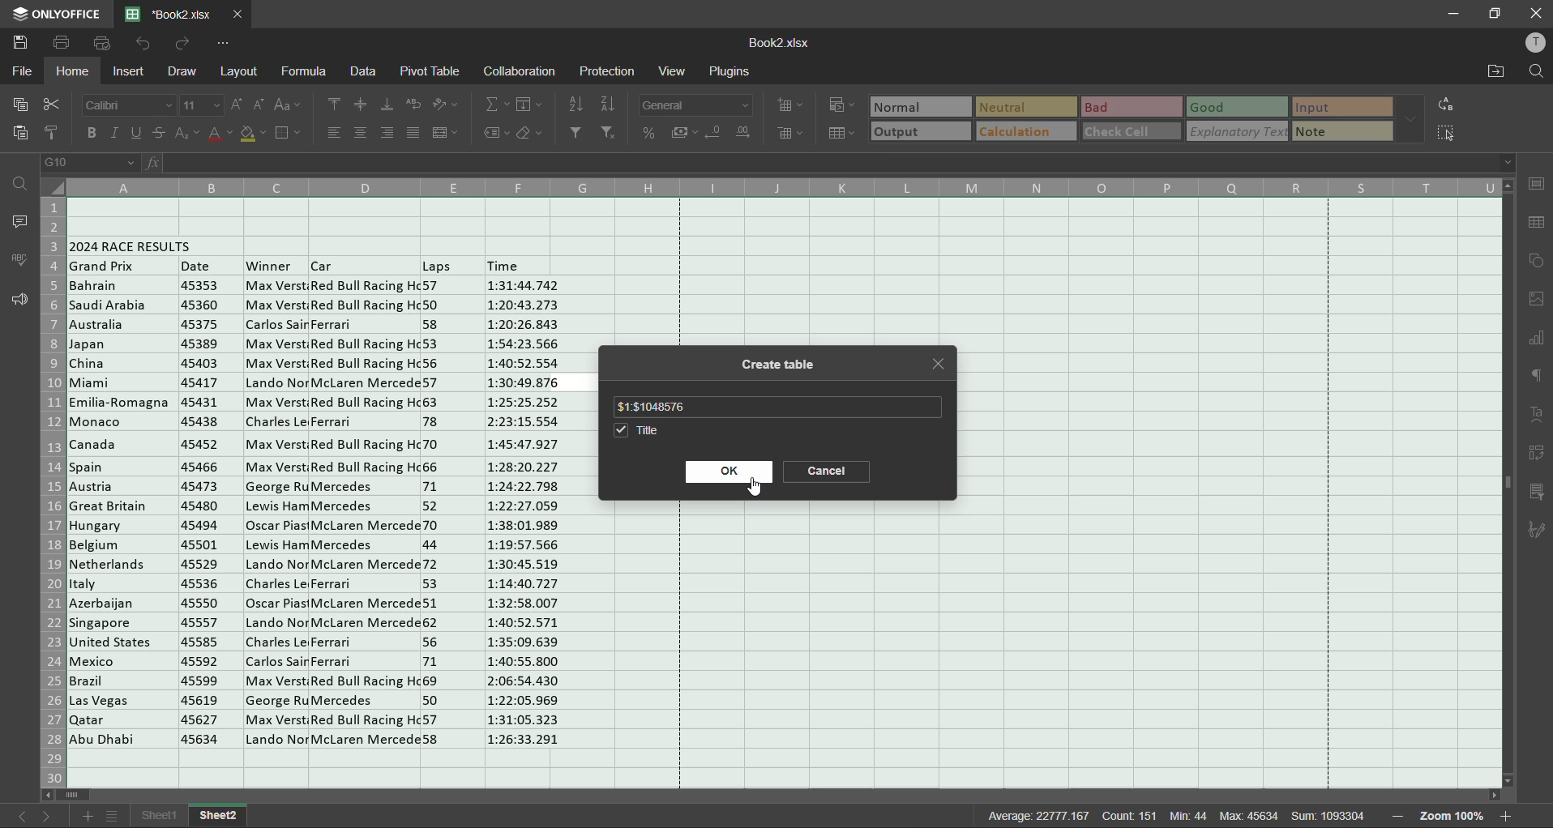 This screenshot has width=1553, height=828. I want to click on save, so click(23, 45).